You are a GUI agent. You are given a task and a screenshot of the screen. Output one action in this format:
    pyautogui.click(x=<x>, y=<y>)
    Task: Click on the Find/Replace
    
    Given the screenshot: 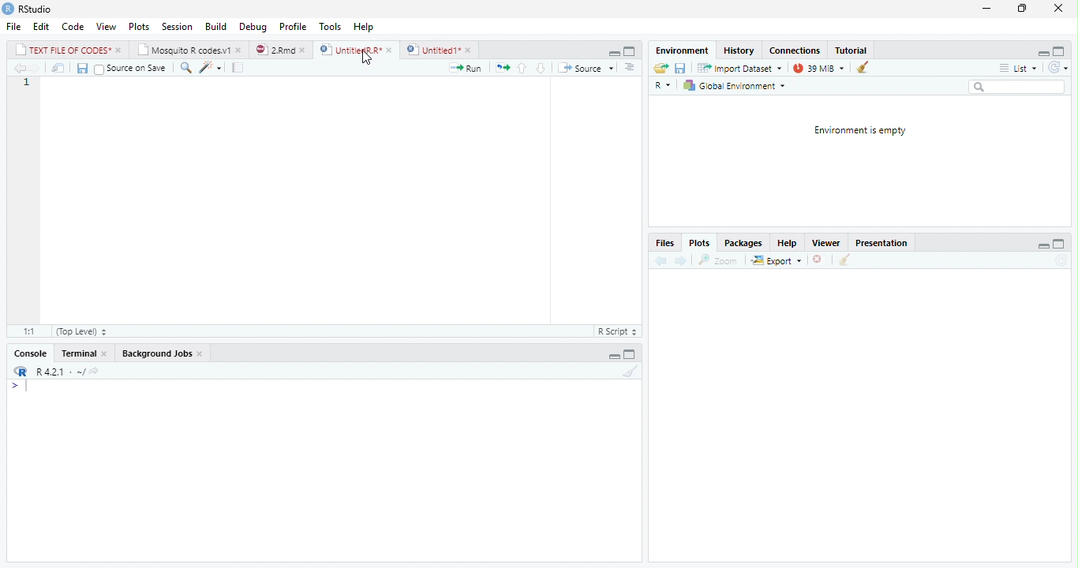 What is the action you would take?
    pyautogui.click(x=184, y=67)
    